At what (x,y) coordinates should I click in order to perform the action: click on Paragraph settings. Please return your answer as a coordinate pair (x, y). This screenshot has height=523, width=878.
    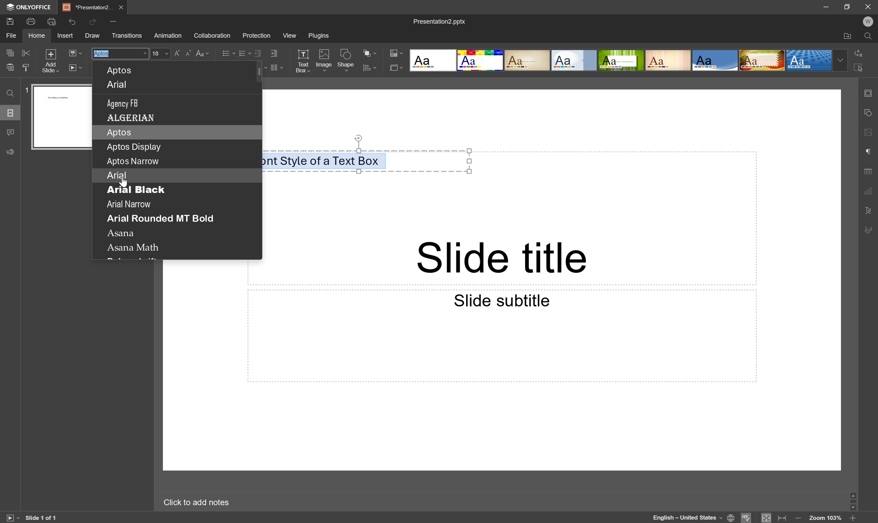
    Looking at the image, I should click on (869, 152).